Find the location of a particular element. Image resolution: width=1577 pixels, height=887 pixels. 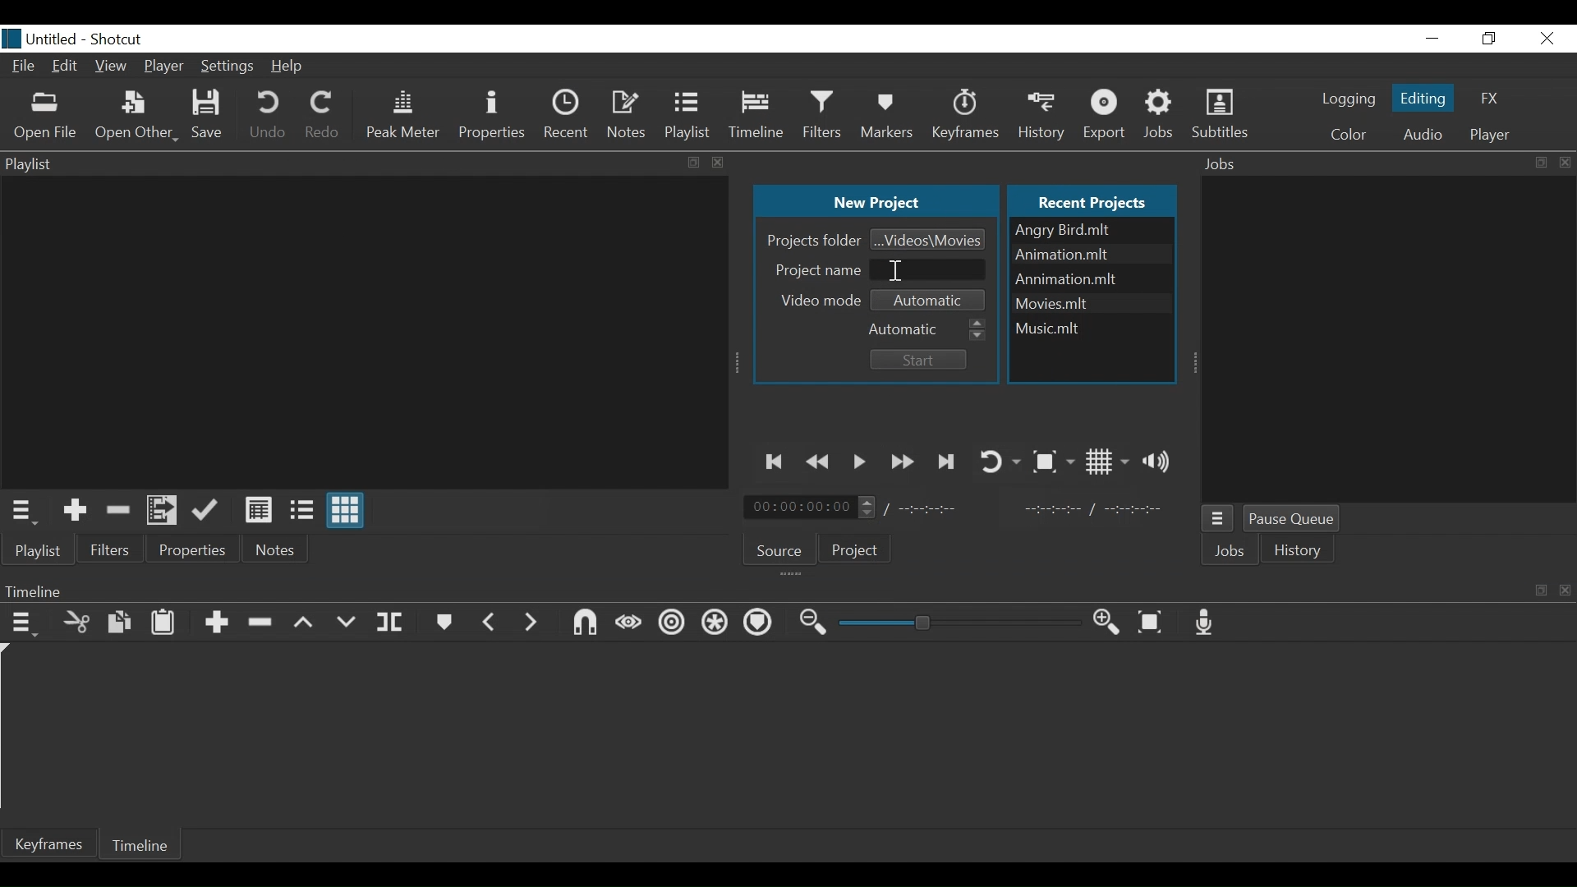

Toggle Zoom is located at coordinates (1052, 462).